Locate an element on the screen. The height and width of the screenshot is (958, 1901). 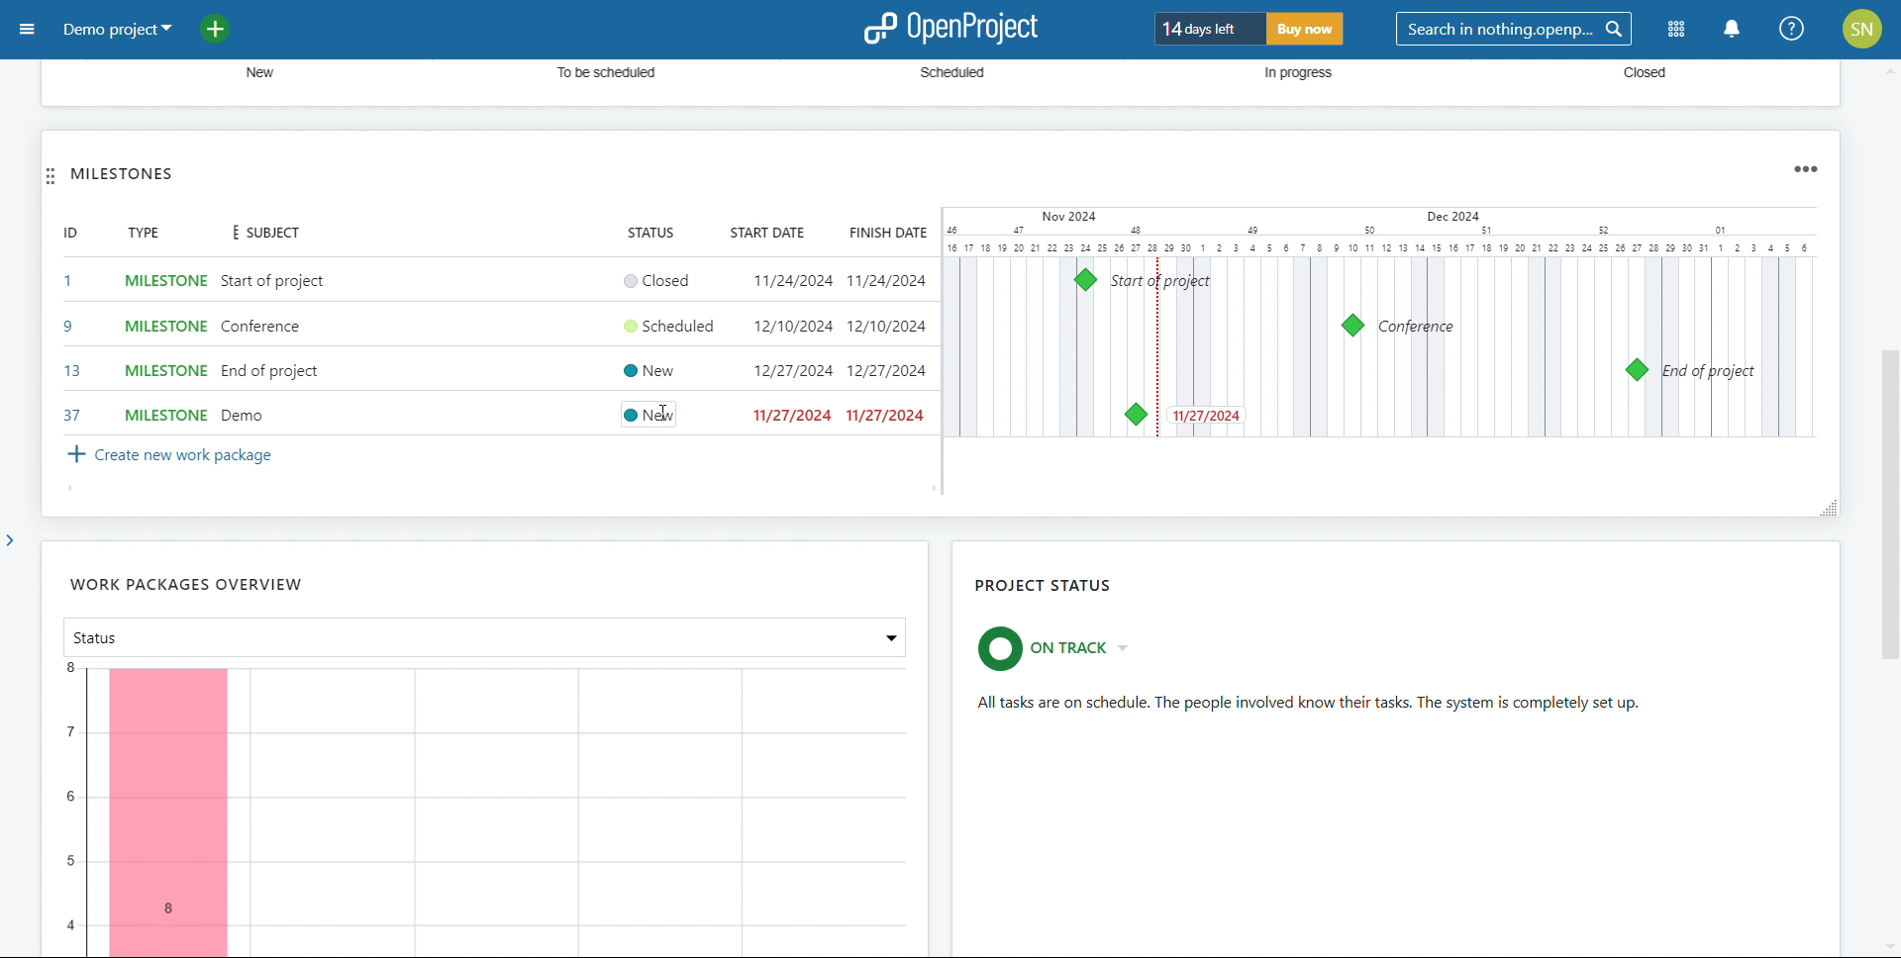
calendar view is located at coordinates (1382, 322).